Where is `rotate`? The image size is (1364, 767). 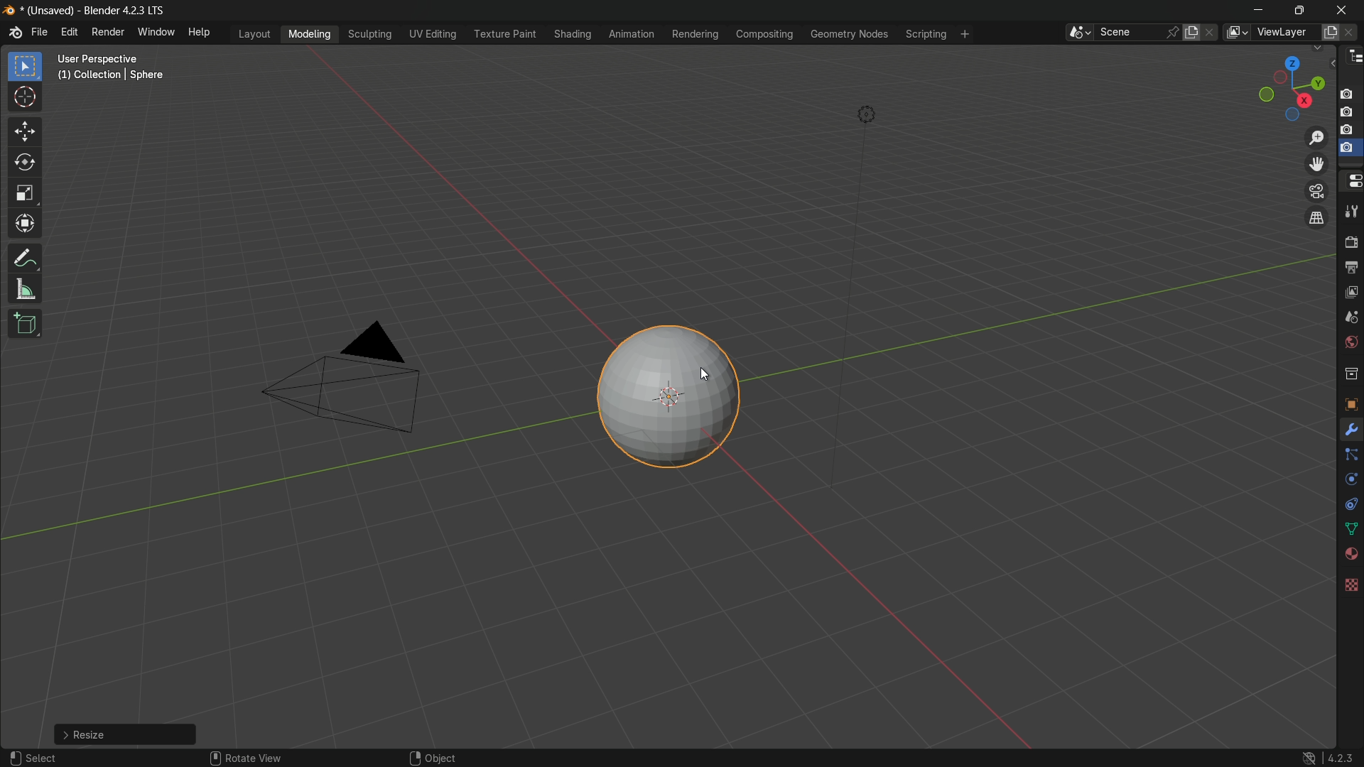 rotate is located at coordinates (25, 165).